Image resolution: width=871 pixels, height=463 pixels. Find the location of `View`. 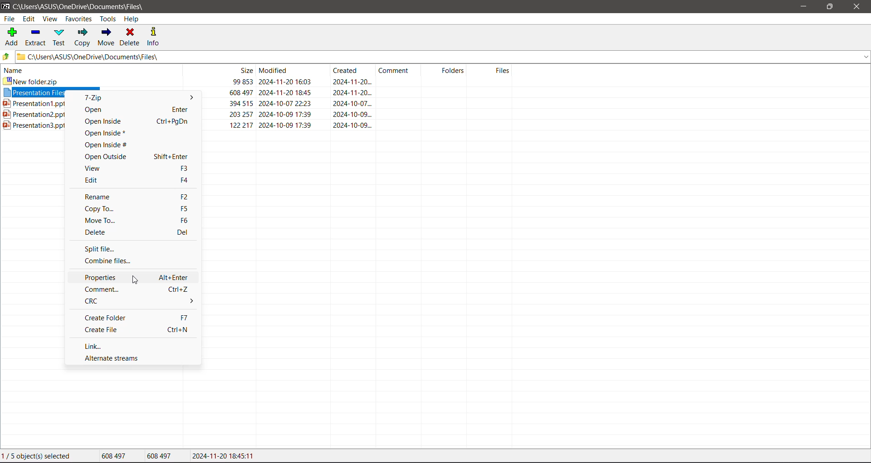

View is located at coordinates (49, 19).